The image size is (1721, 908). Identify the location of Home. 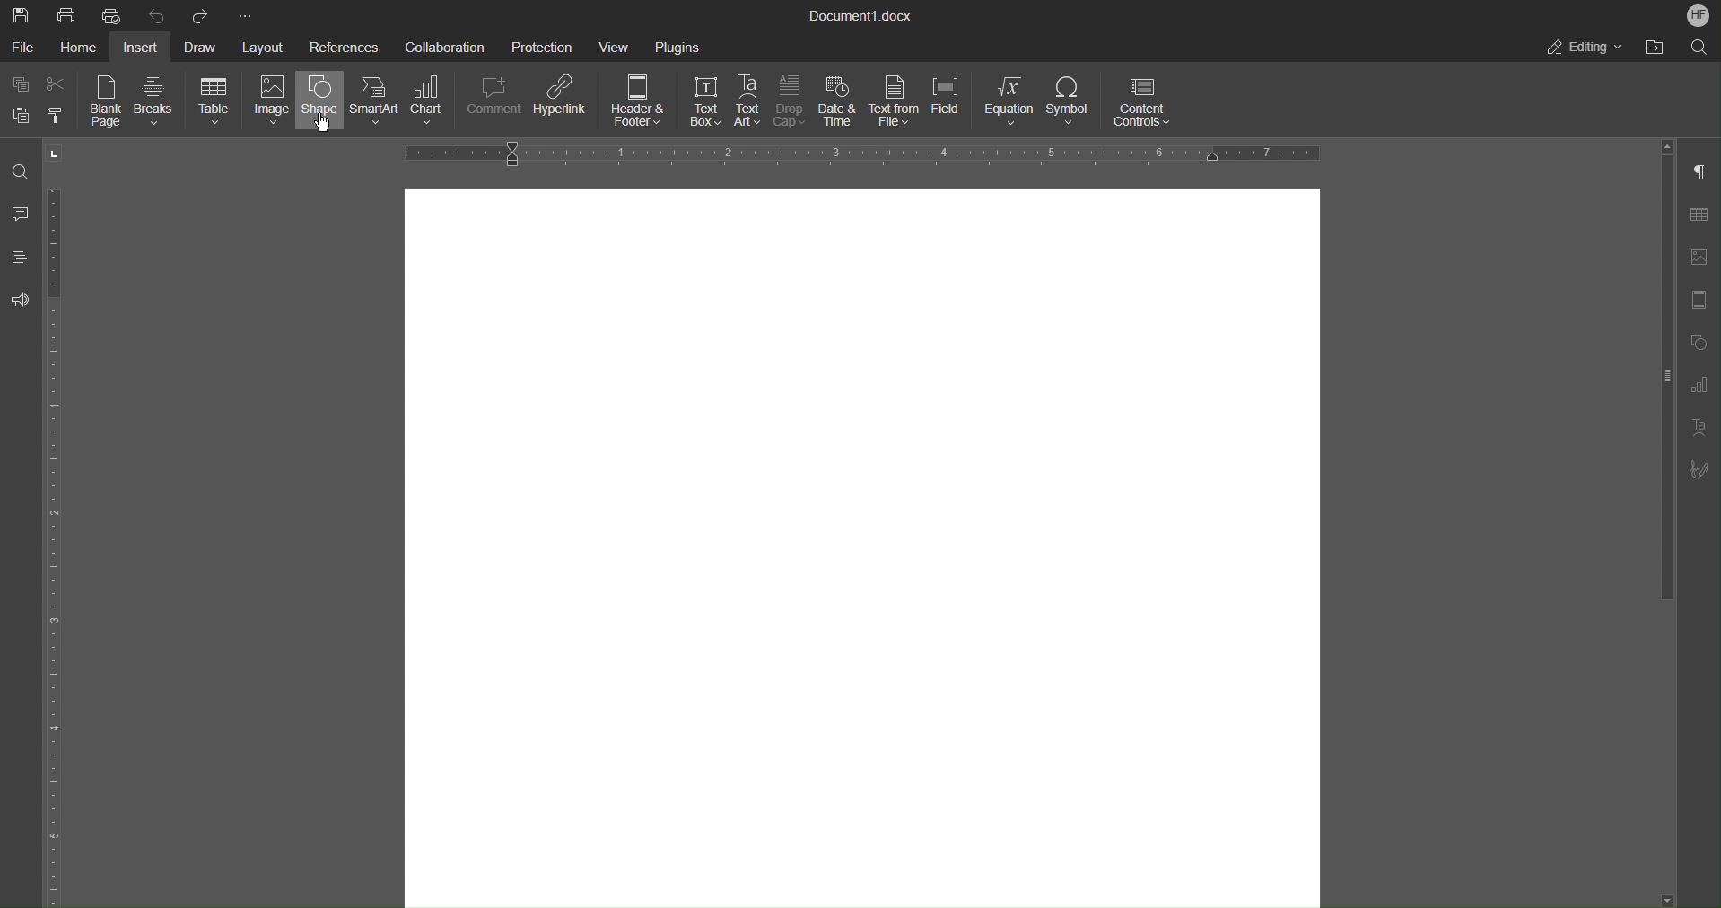
(83, 48).